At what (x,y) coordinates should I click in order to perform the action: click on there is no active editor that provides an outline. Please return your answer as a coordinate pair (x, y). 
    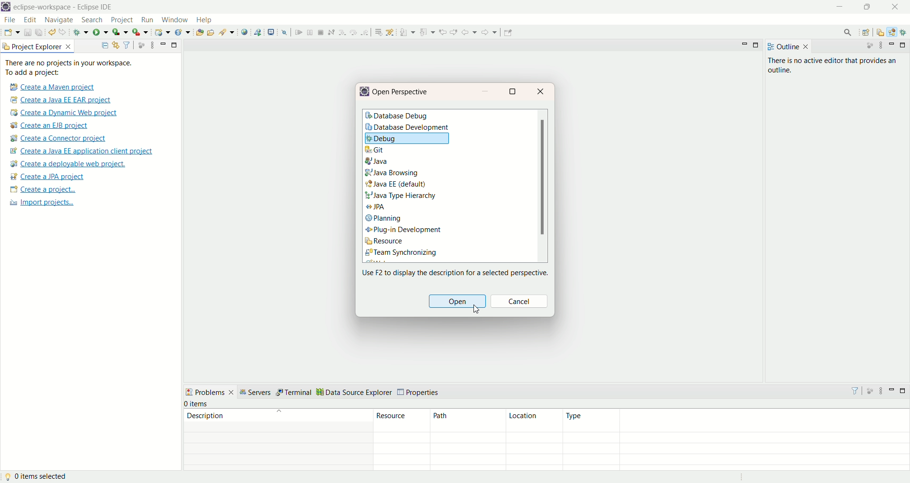
    Looking at the image, I should click on (834, 66).